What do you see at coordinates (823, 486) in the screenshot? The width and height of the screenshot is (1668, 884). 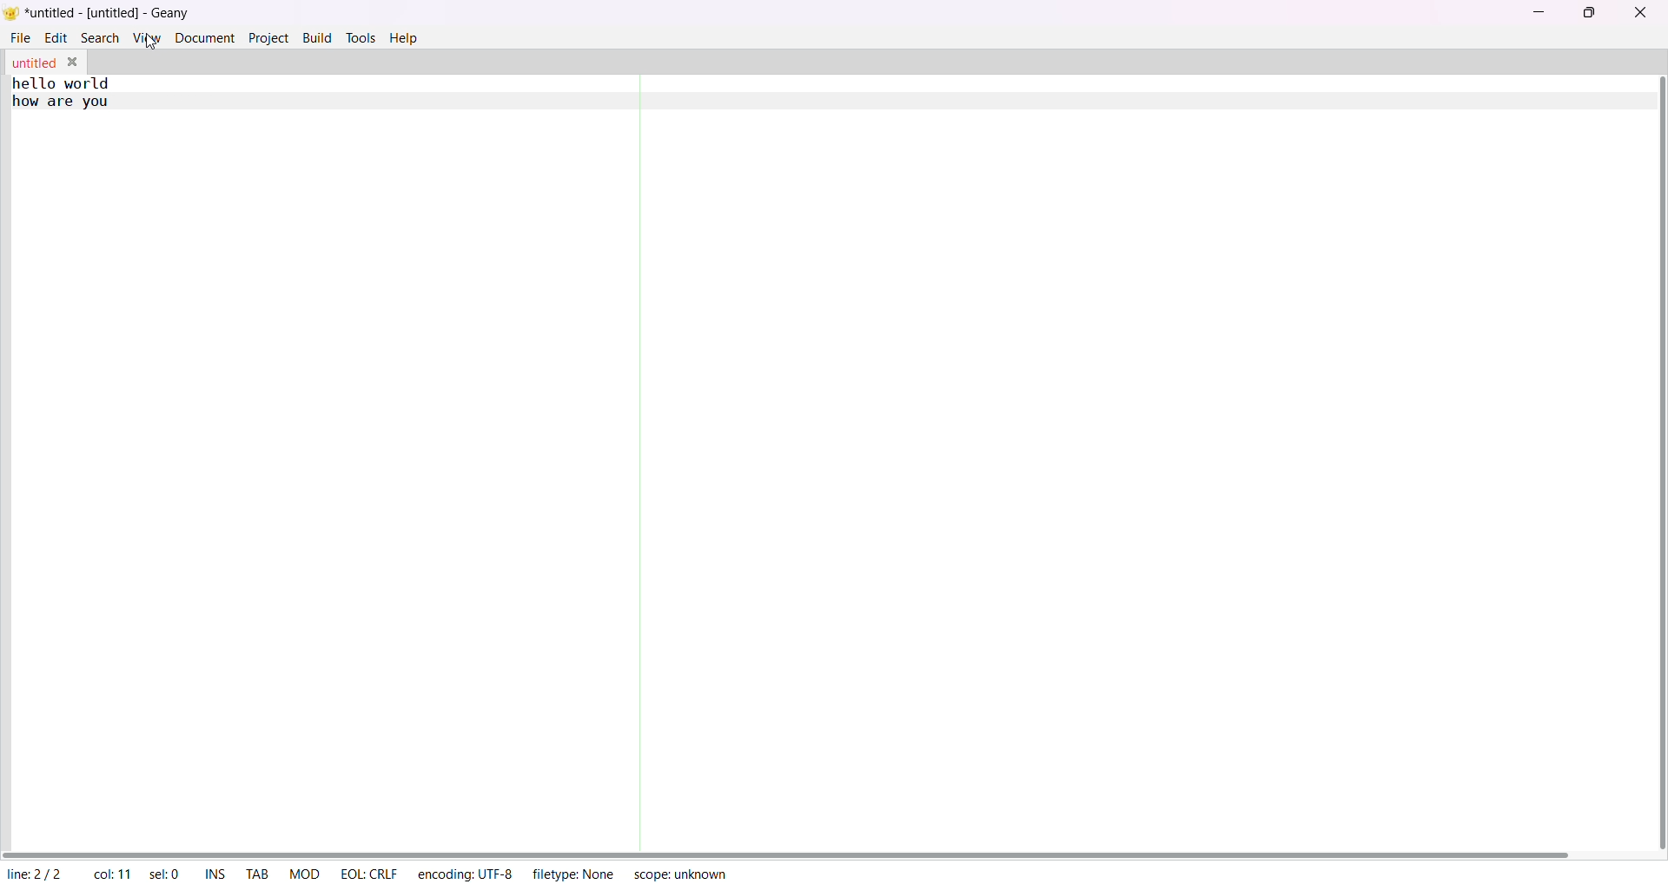 I see `code area` at bounding box center [823, 486].